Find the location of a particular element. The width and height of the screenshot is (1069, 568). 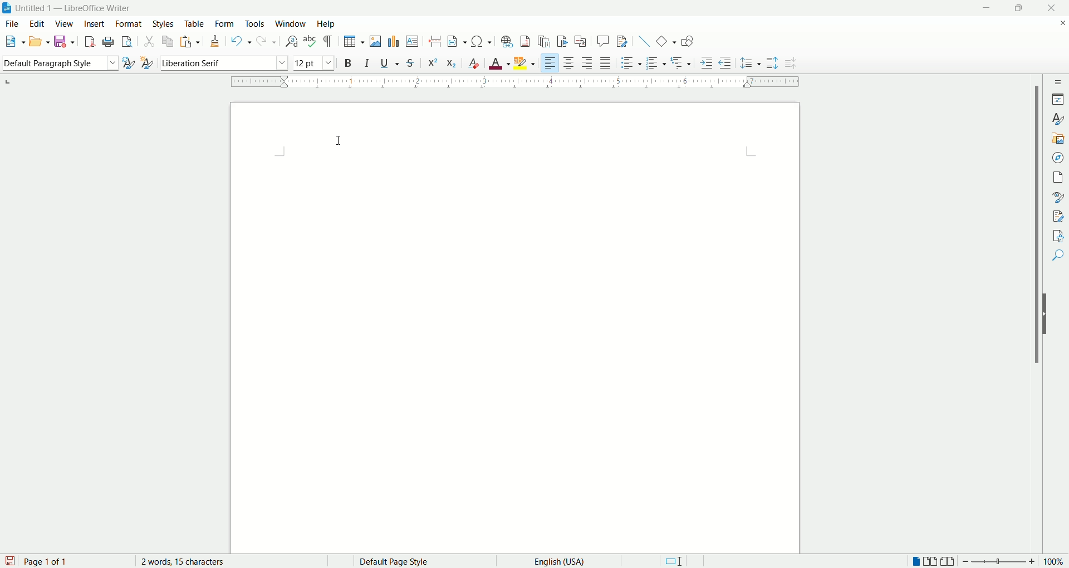

insert symbol is located at coordinates (481, 41).